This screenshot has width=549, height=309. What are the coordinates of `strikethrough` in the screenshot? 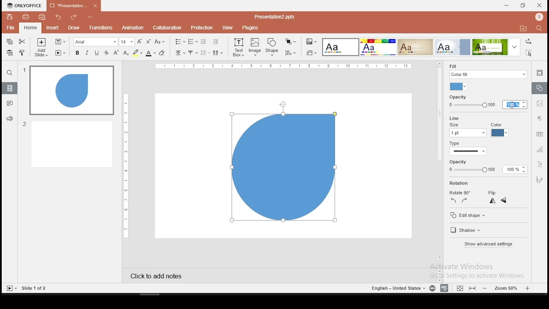 It's located at (107, 52).